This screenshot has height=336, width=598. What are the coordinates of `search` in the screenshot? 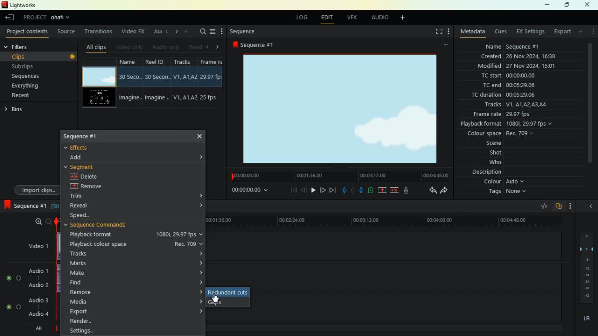 It's located at (203, 32).